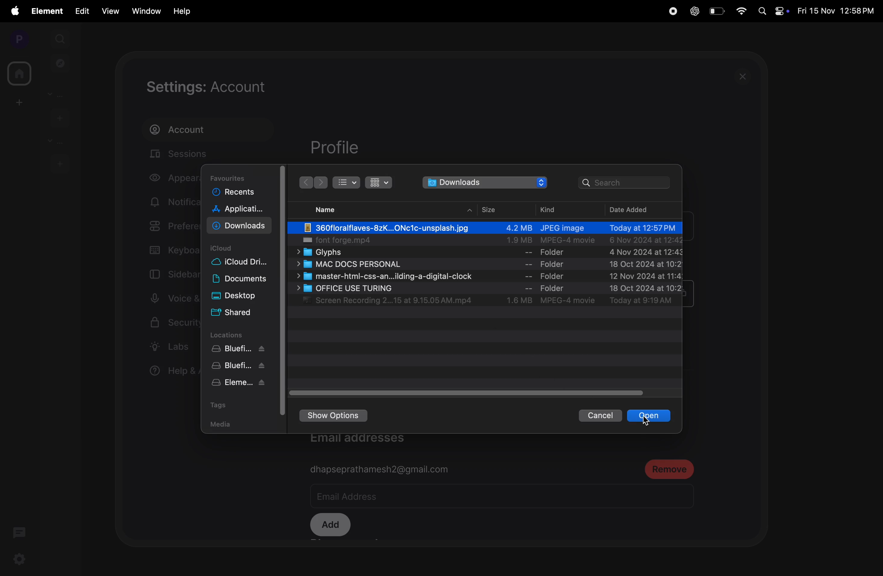 This screenshot has height=576, width=883. Describe the element at coordinates (236, 176) in the screenshot. I see `favourites` at that location.